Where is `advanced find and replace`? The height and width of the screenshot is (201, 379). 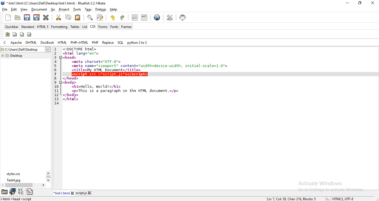 advanced find and replace is located at coordinates (100, 17).